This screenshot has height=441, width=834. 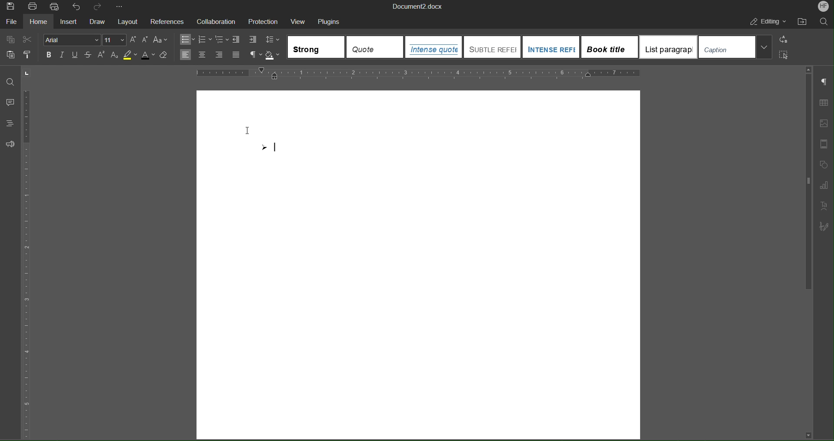 What do you see at coordinates (274, 53) in the screenshot?
I see `Shadow` at bounding box center [274, 53].